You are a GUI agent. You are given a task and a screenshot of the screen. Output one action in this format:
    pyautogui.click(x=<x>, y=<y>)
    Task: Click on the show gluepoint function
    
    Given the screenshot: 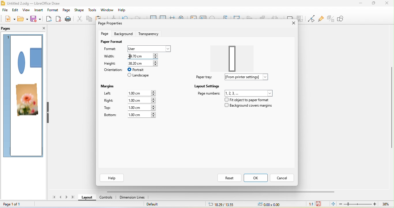 What is the action you would take?
    pyautogui.click(x=321, y=18)
    